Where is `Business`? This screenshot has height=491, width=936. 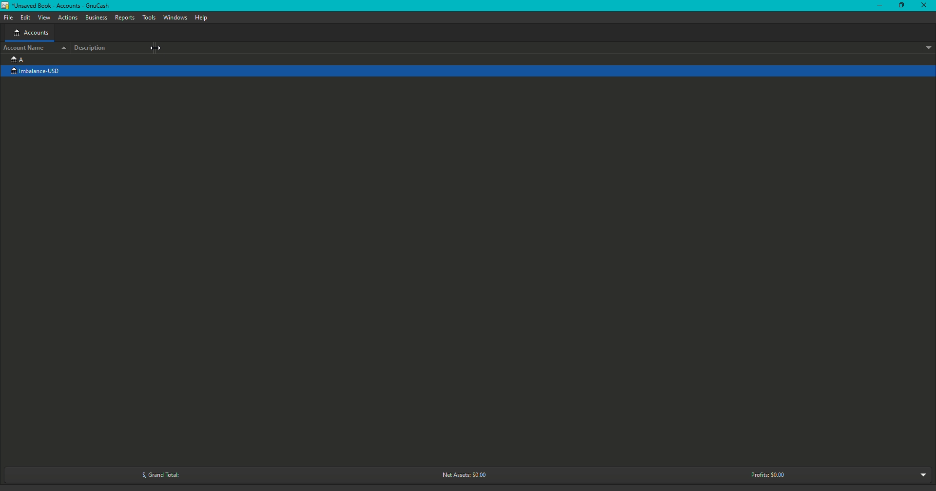 Business is located at coordinates (97, 18).